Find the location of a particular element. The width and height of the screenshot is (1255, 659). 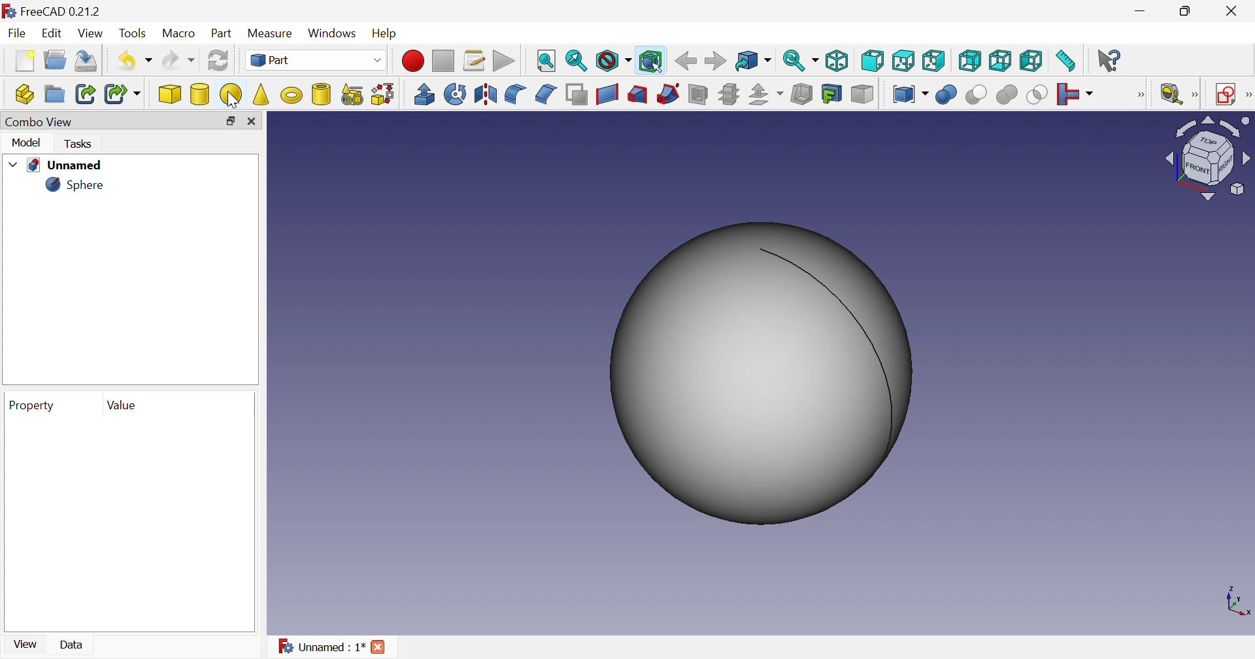

Sweep... is located at coordinates (669, 94).